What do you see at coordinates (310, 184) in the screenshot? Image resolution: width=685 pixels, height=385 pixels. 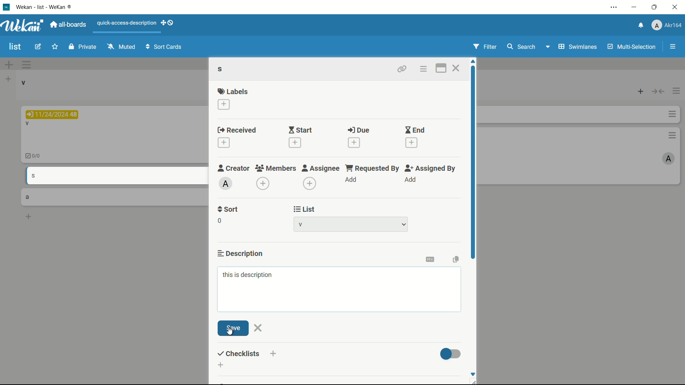 I see `add assignee` at bounding box center [310, 184].